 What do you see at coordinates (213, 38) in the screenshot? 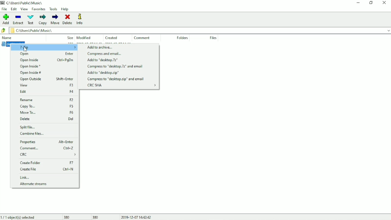
I see `File` at bounding box center [213, 38].